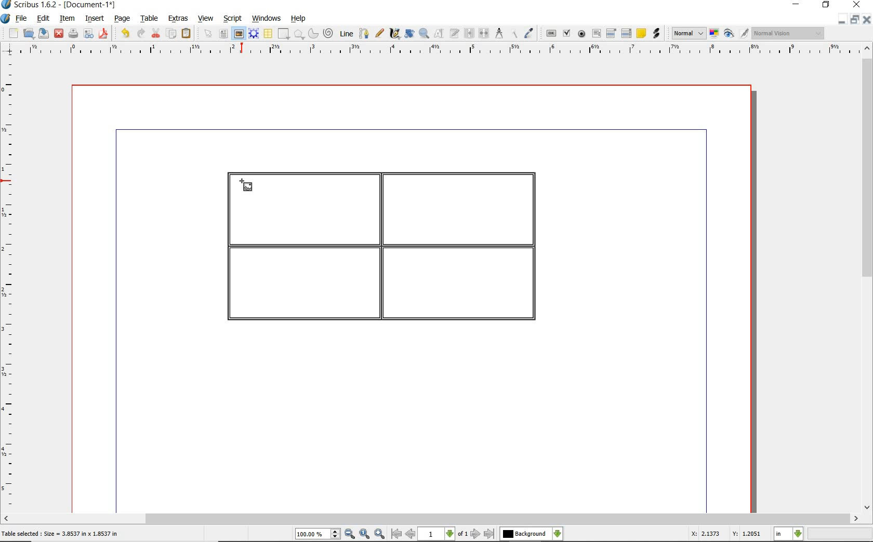 Image resolution: width=873 pixels, height=542 pixels. Describe the element at coordinates (14, 34) in the screenshot. I see `new` at that location.